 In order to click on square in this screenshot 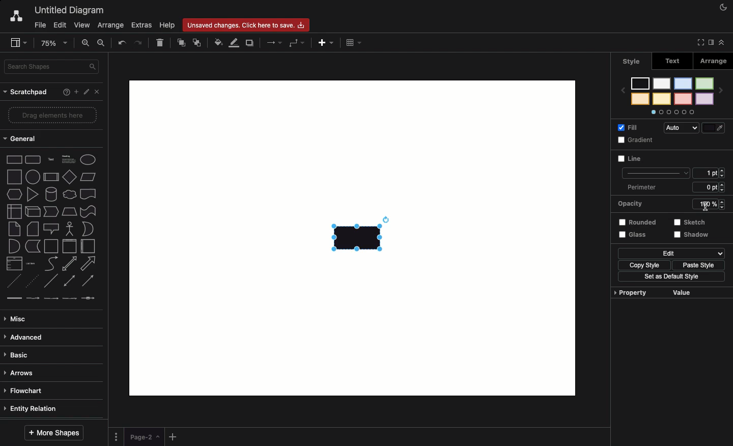, I will do `click(15, 177)`.